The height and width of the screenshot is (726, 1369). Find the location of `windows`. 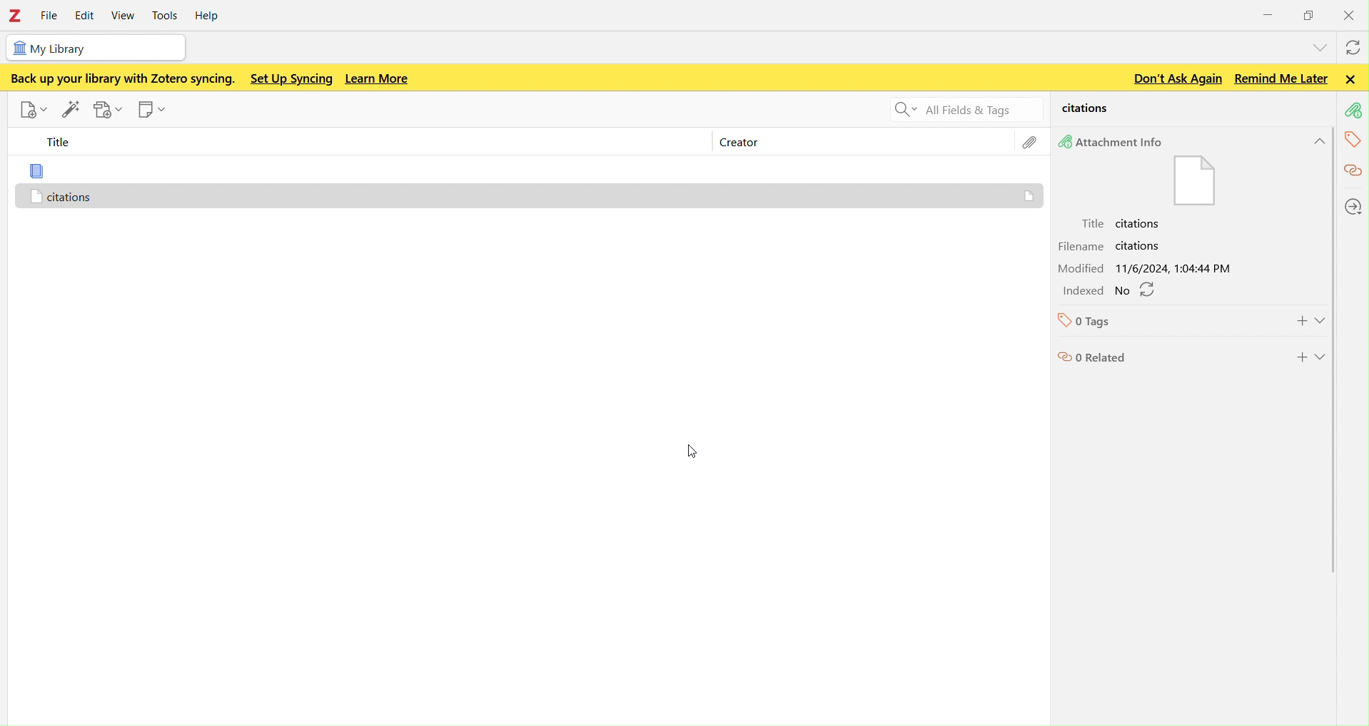

windows is located at coordinates (1310, 13).